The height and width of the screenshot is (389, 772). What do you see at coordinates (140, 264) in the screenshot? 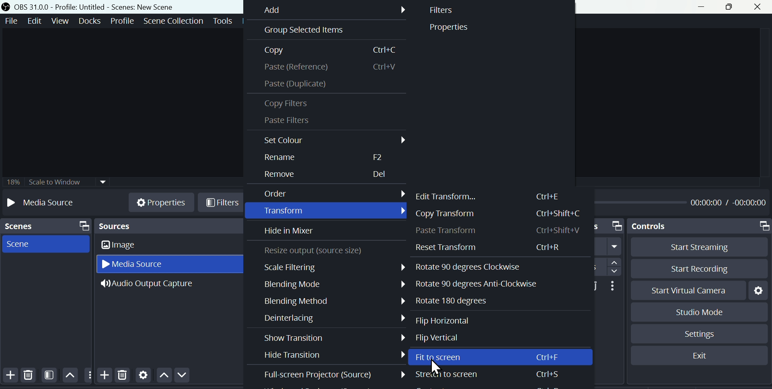
I see `Media source` at bounding box center [140, 264].